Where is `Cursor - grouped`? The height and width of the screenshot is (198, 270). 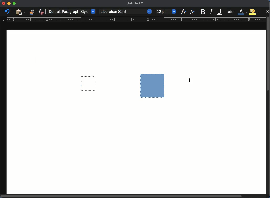 Cursor - grouped is located at coordinates (191, 81).